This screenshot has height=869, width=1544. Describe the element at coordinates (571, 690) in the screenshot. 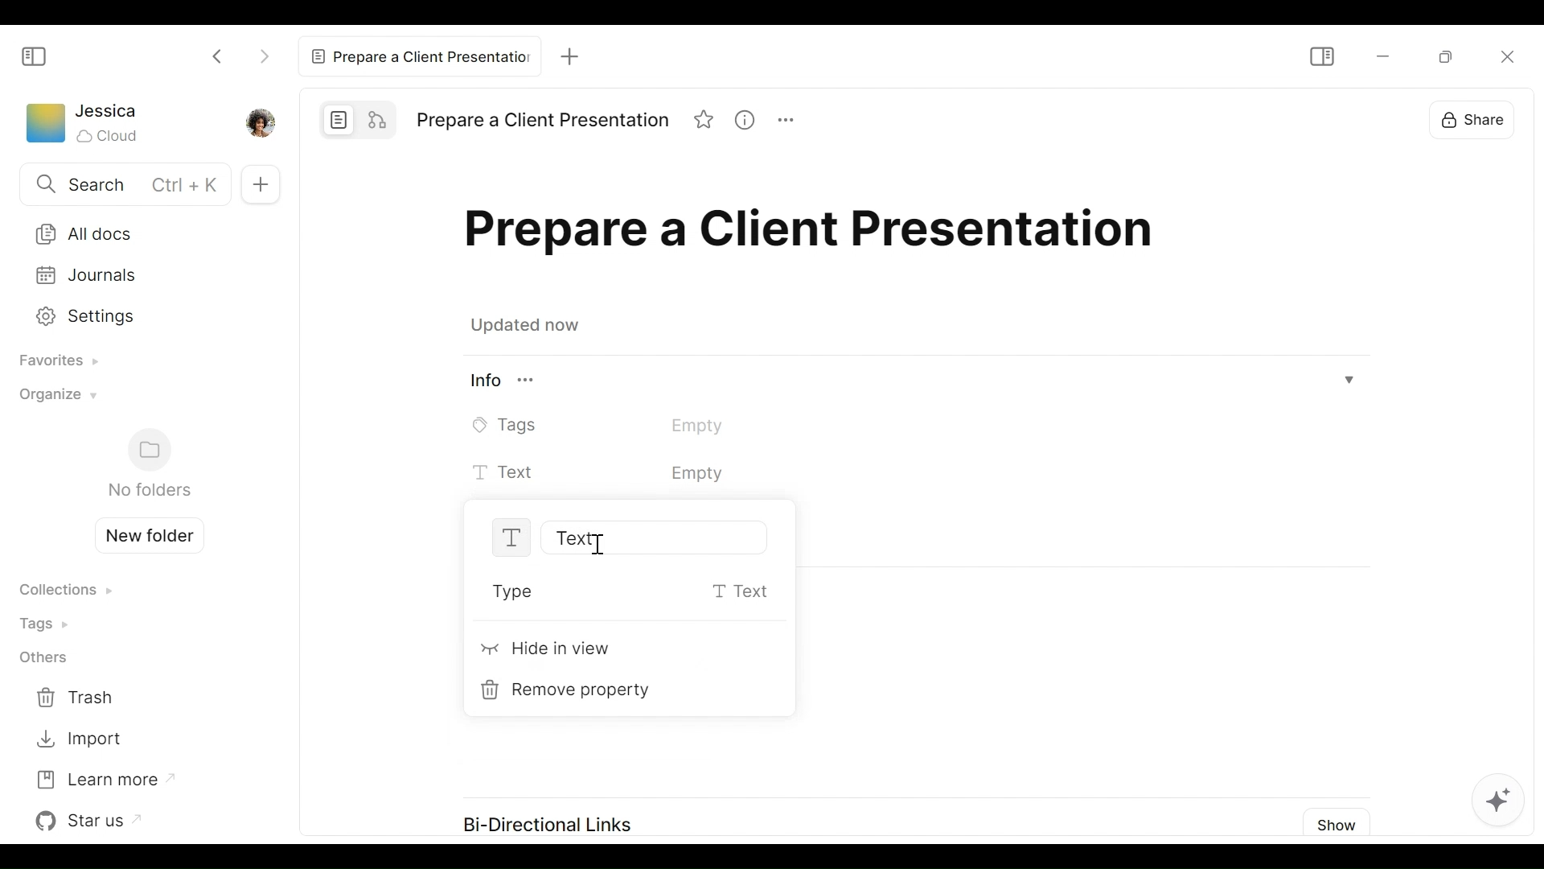

I see `Remove property` at that location.